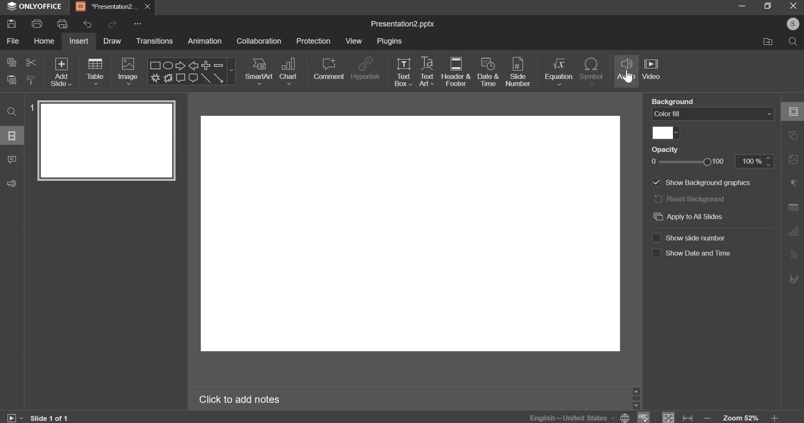 The height and width of the screenshot is (423, 804). Describe the element at coordinates (636, 406) in the screenshot. I see `scroll down` at that location.